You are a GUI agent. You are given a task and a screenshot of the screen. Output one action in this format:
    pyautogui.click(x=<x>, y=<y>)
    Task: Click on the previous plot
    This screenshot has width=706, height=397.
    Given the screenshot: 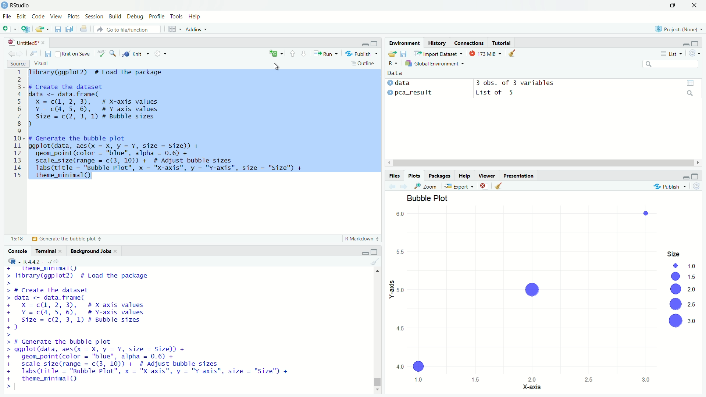 What is the action you would take?
    pyautogui.click(x=391, y=186)
    